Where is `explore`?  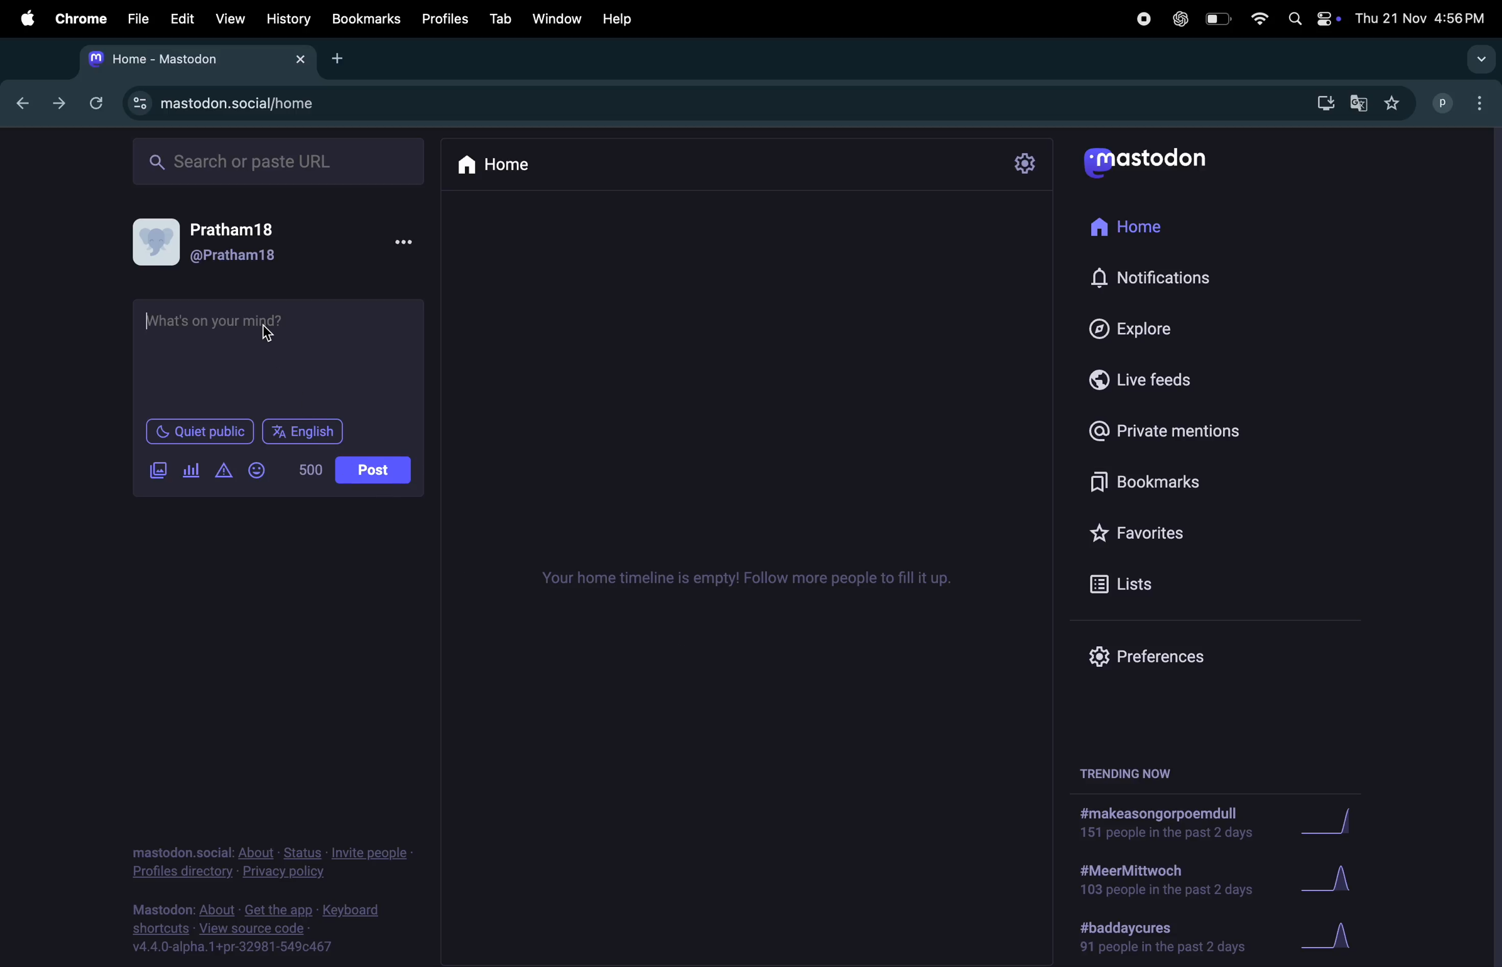 explore is located at coordinates (1161, 325).